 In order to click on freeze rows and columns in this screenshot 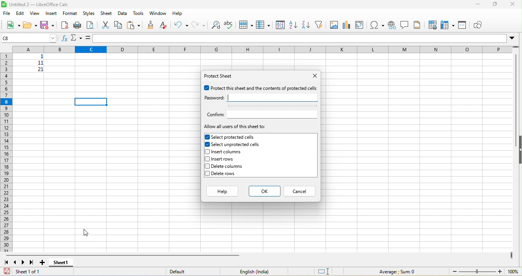, I will do `click(447, 25)`.